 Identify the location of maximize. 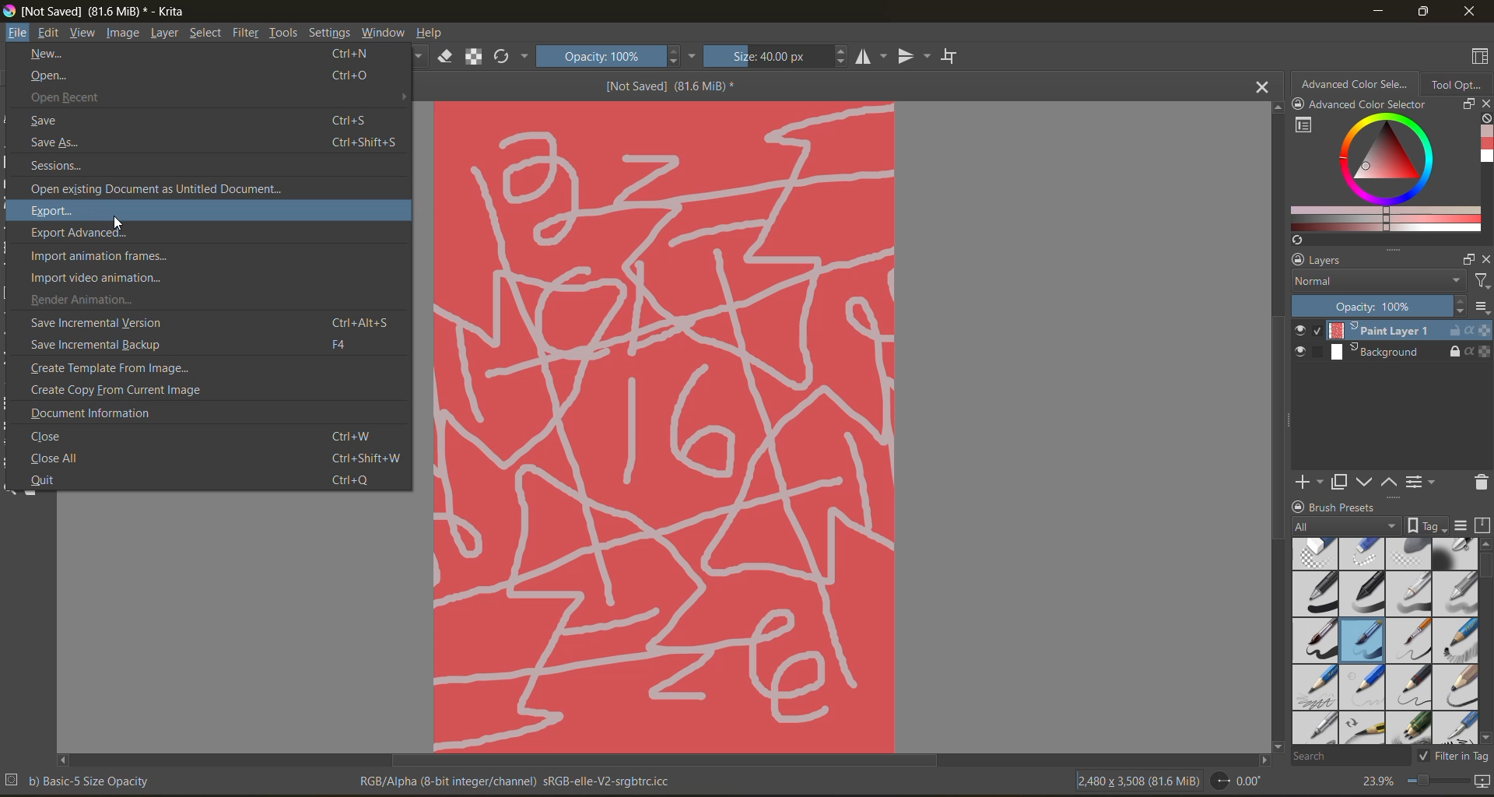
(1419, 11).